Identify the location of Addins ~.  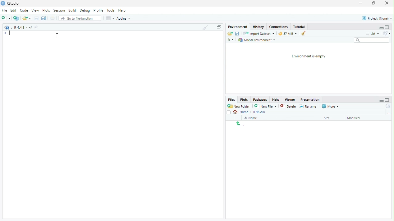
(123, 18).